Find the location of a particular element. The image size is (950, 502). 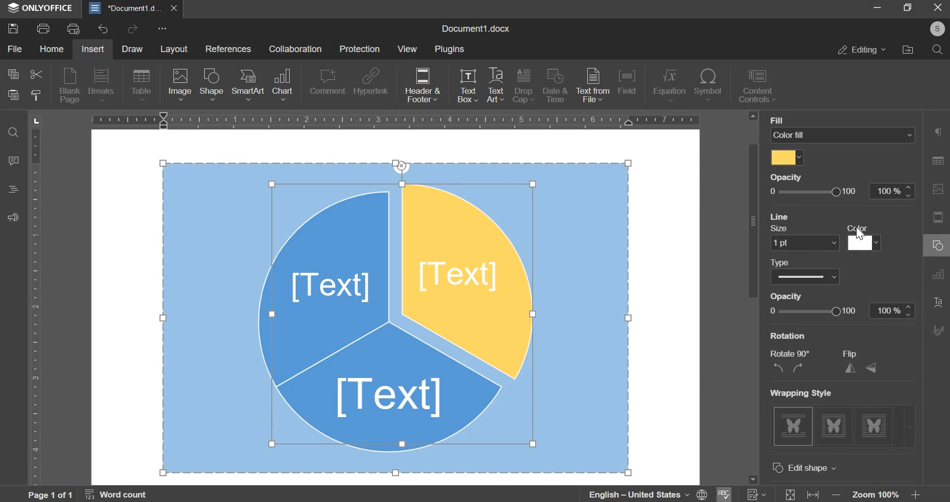

comment is located at coordinates (326, 81).